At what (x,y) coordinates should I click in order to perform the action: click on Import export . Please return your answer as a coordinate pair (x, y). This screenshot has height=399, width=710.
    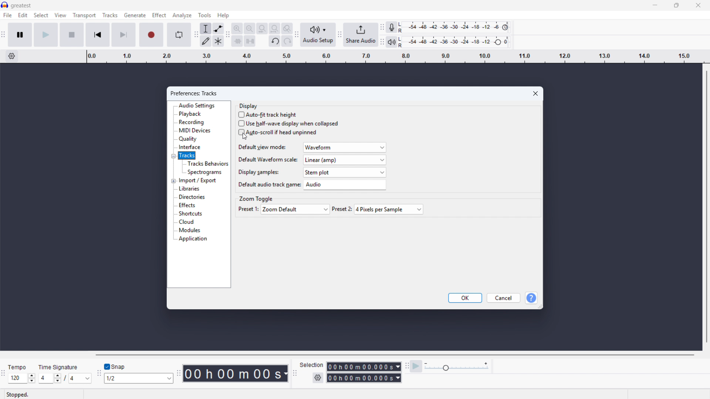
    Looking at the image, I should click on (198, 180).